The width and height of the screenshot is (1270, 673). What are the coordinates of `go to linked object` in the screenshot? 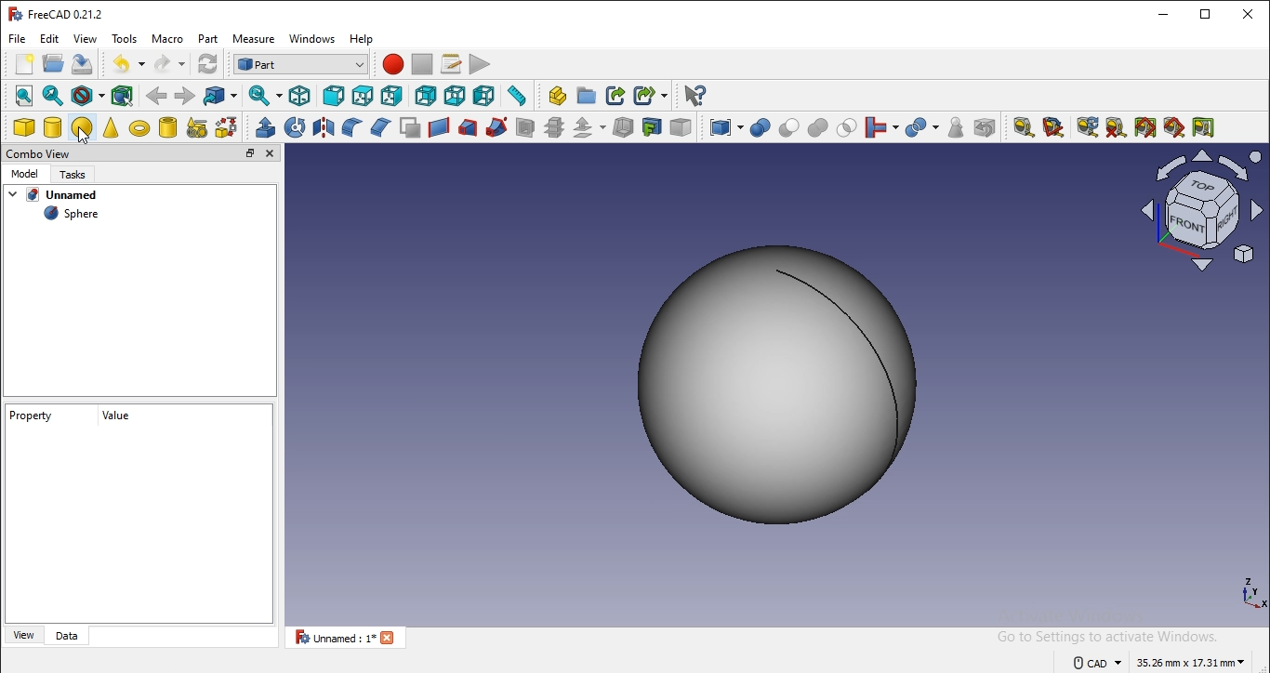 It's located at (219, 96).